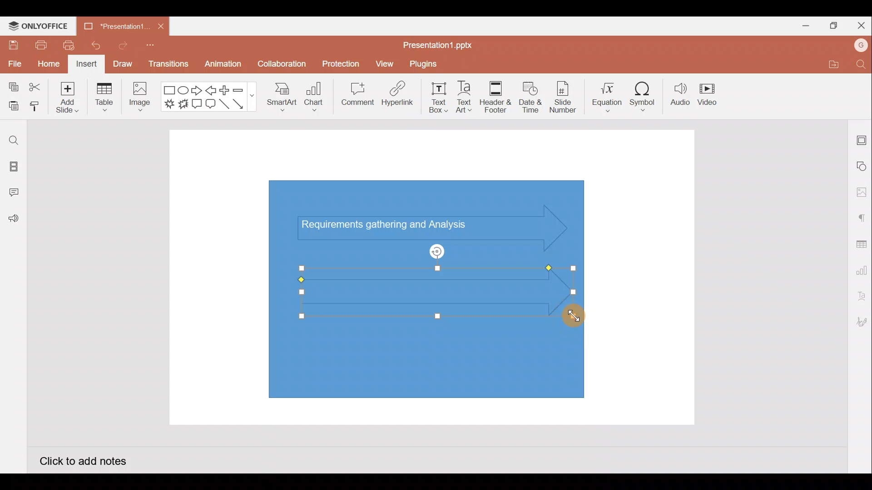 This screenshot has width=872, height=490. I want to click on Feedback and Support, so click(13, 221).